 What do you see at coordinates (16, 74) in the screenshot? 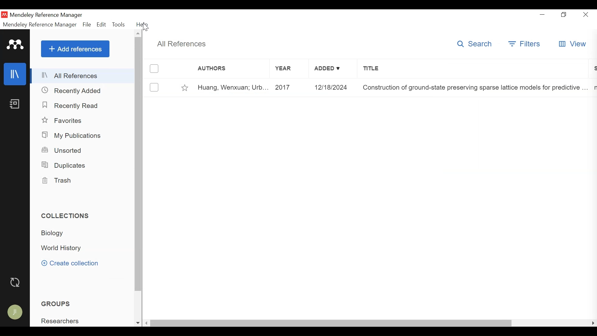
I see `Library` at bounding box center [16, 74].